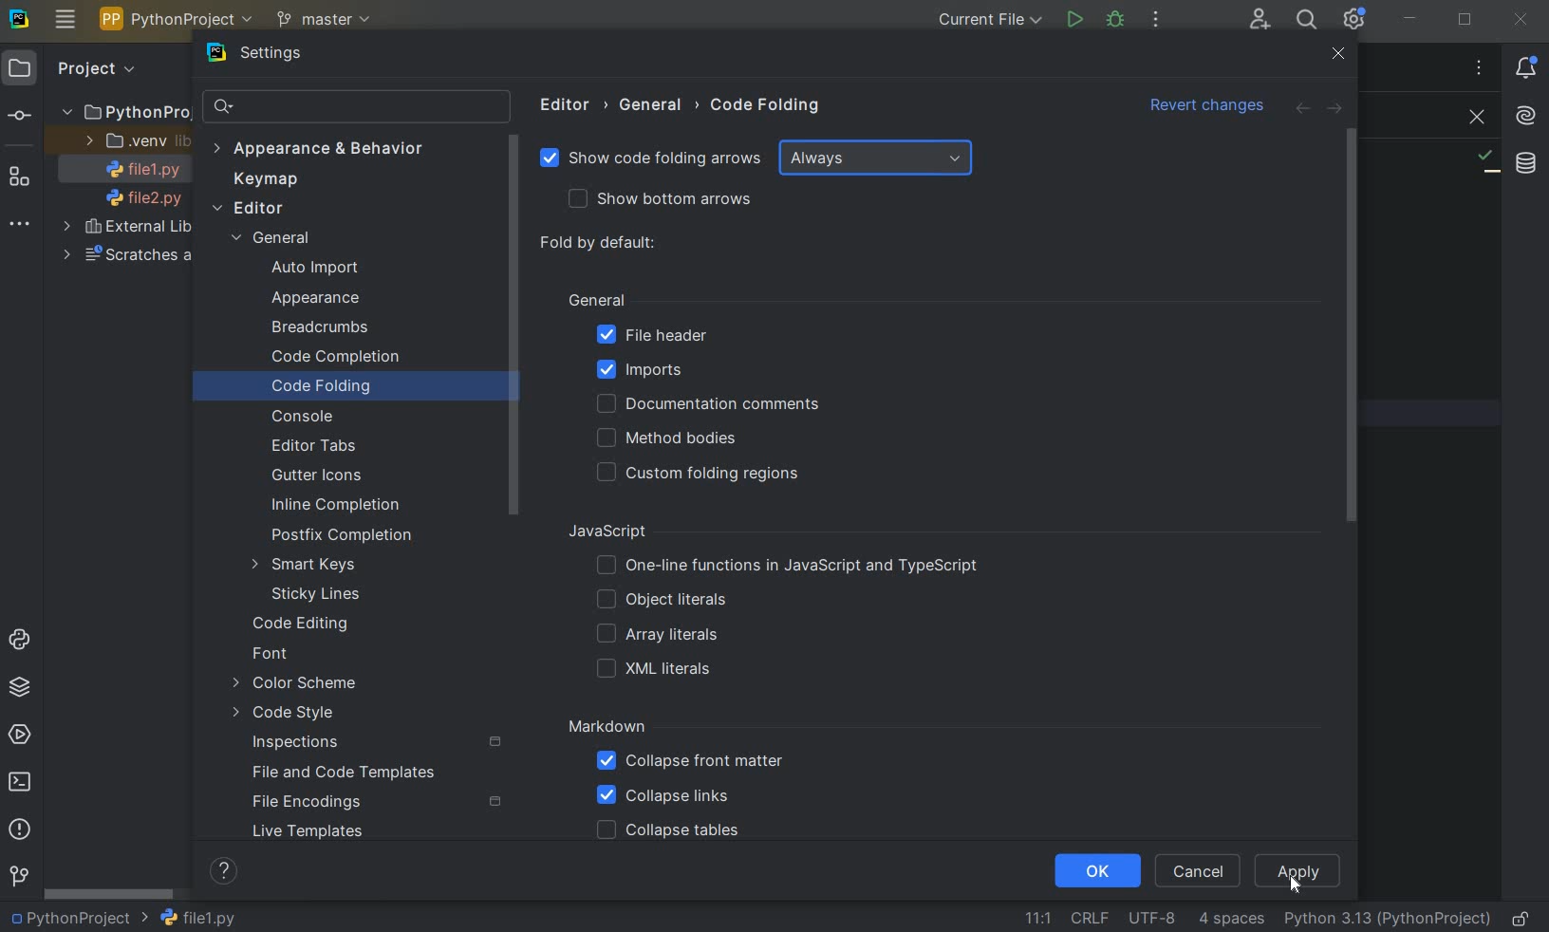 This screenshot has width=1549, height=932. Describe the element at coordinates (704, 474) in the screenshot. I see `CUSTOM FOLDING REGIONS` at that location.